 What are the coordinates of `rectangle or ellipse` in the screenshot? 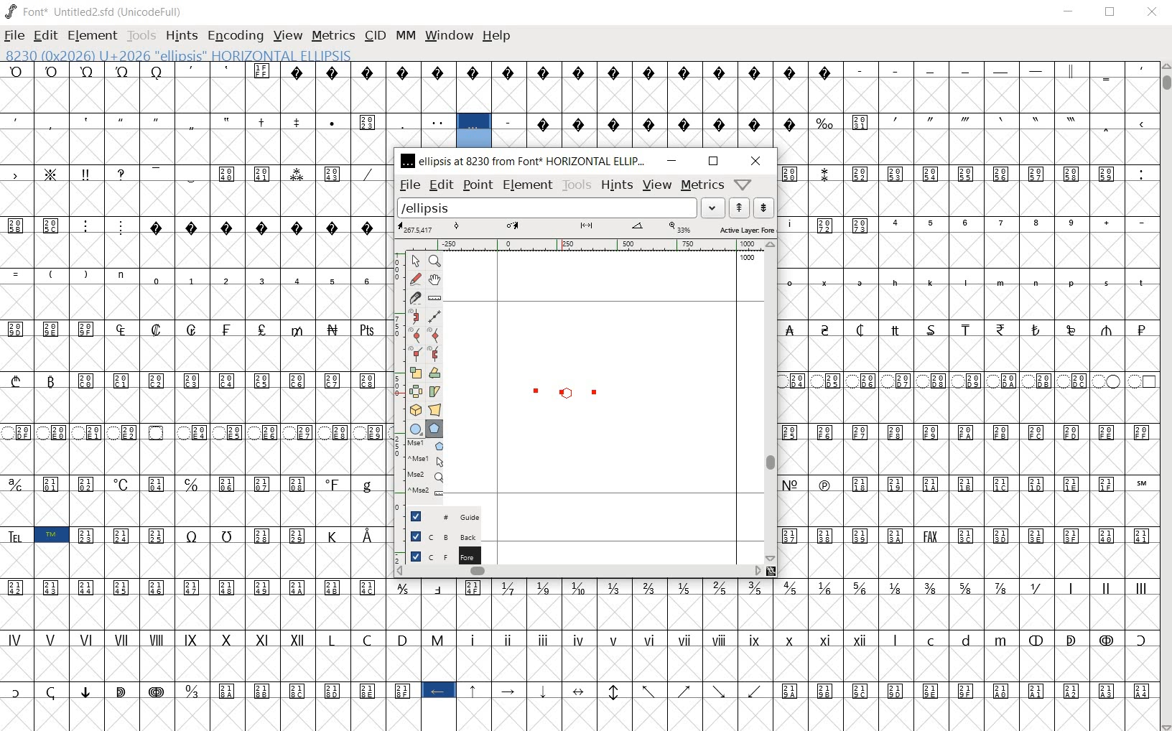 It's located at (413, 428).